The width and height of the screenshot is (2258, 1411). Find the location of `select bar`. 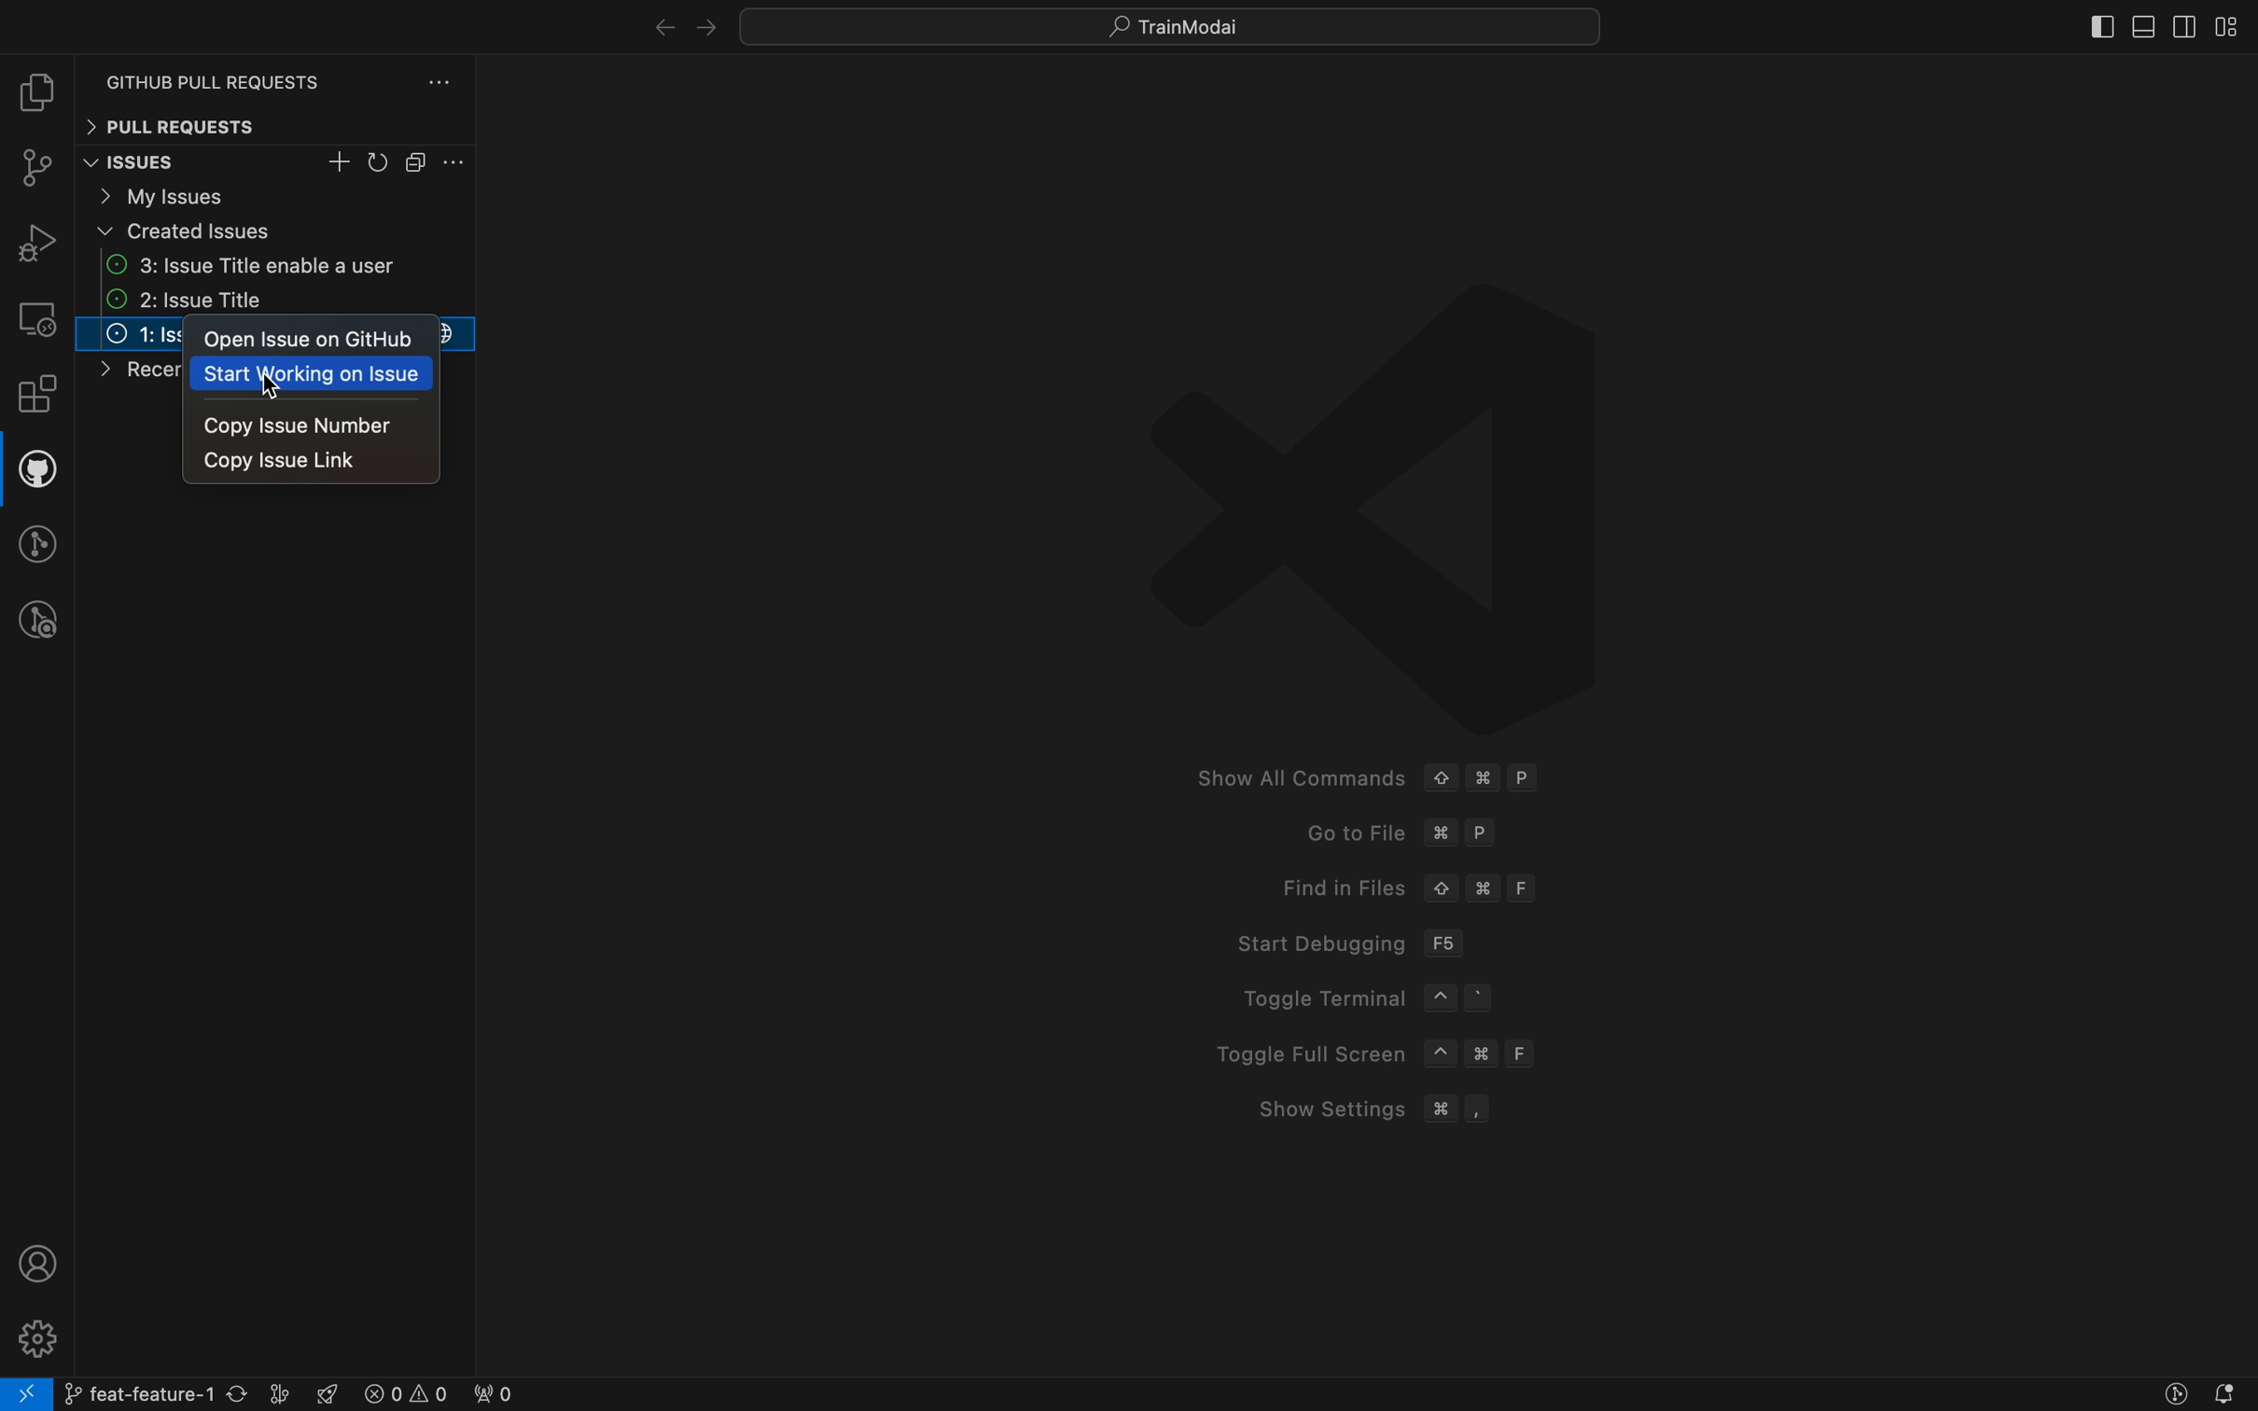

select bar is located at coordinates (417, 162).